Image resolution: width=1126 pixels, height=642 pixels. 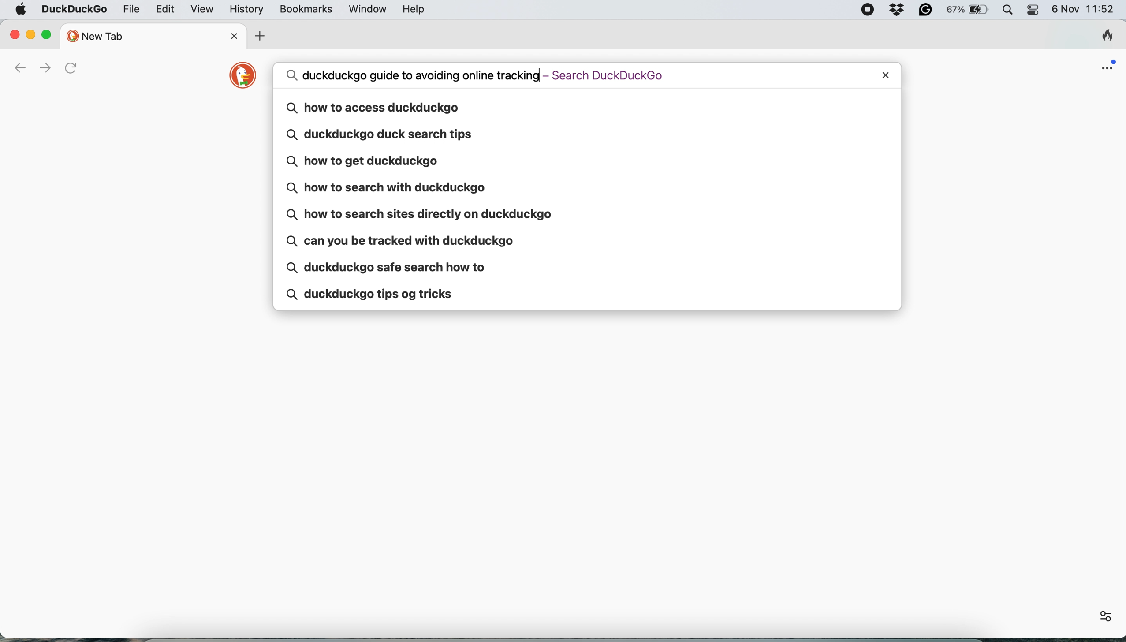 I want to click on 6 Nov 11:52, so click(x=1085, y=10).